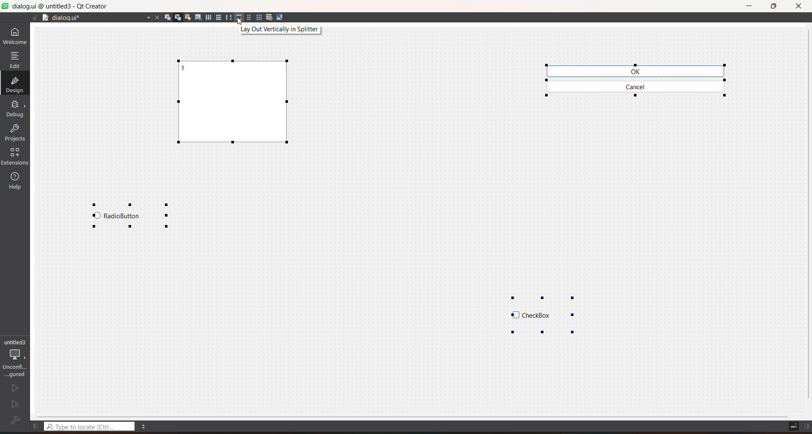 The width and height of the screenshot is (812, 434). What do you see at coordinates (798, 5) in the screenshot?
I see `close` at bounding box center [798, 5].